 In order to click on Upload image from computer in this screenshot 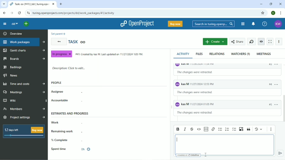, I will do `click(241, 129)`.